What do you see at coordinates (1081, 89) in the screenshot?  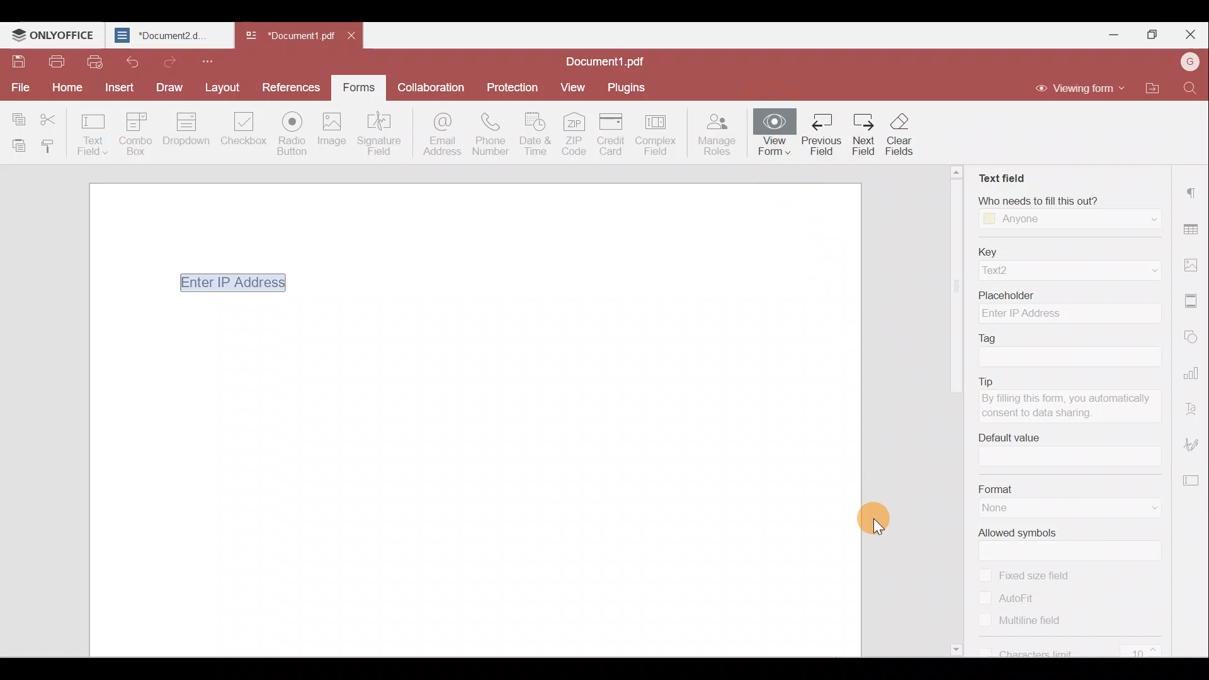 I see `Editing mode` at bounding box center [1081, 89].